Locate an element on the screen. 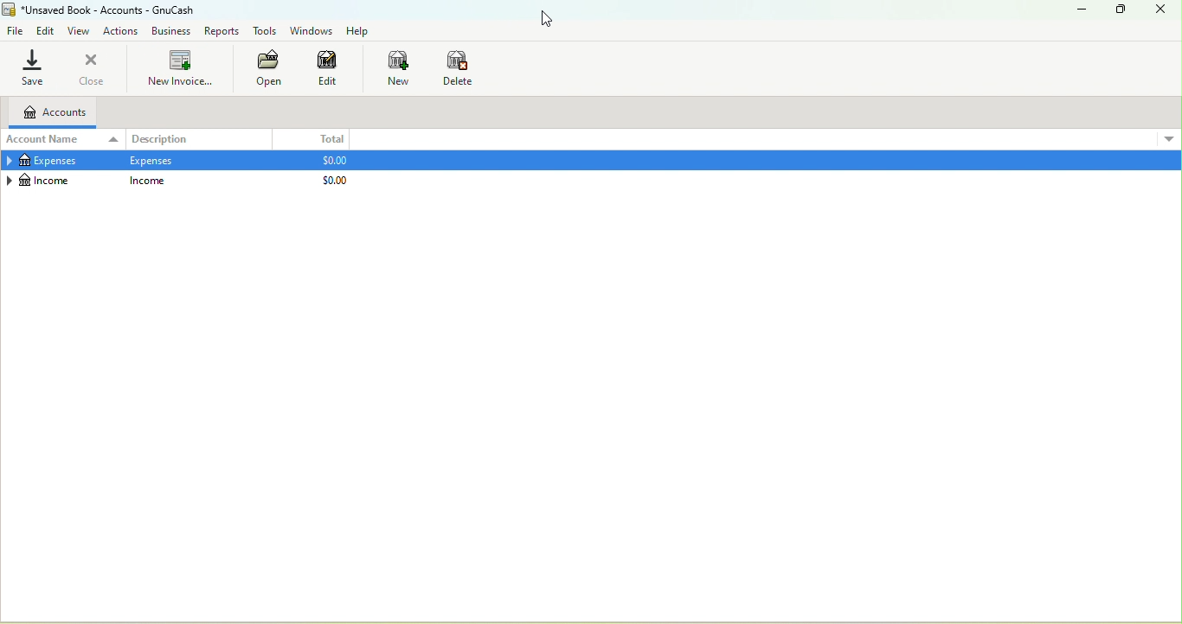  Windows is located at coordinates (312, 29).